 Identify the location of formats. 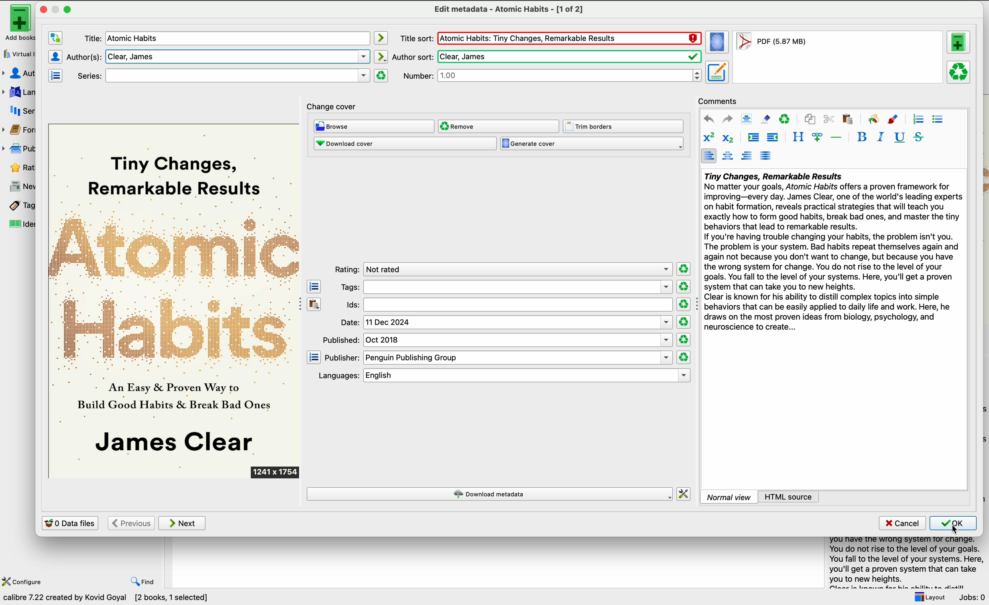
(20, 131).